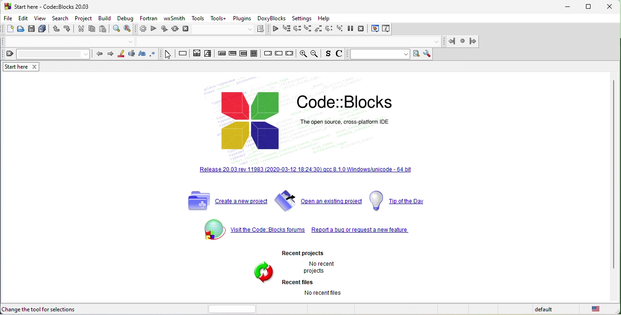  Describe the element at coordinates (148, 18) in the screenshot. I see `fortran` at that location.